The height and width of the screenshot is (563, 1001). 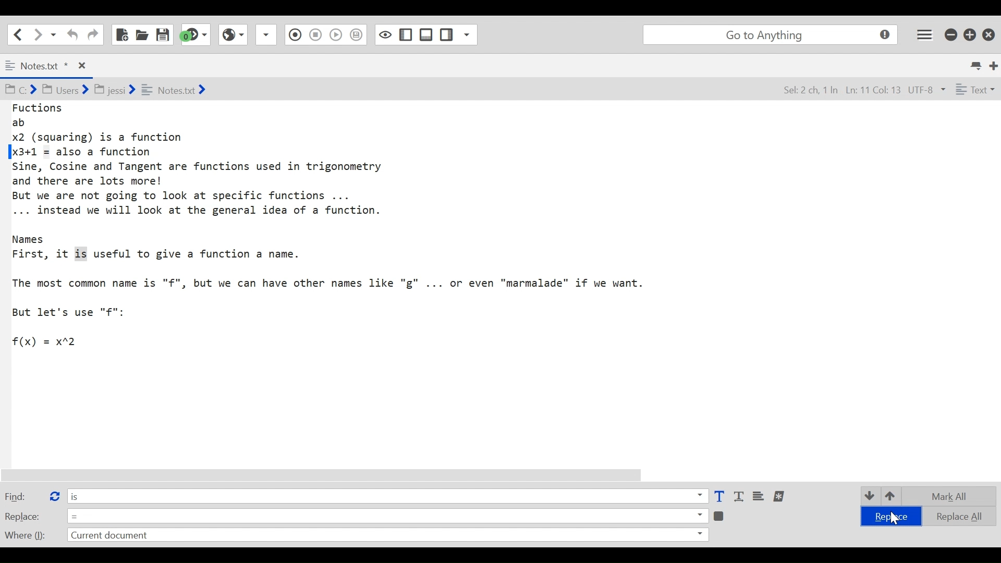 I want to click on Show/Hide Right pane, so click(x=384, y=34).